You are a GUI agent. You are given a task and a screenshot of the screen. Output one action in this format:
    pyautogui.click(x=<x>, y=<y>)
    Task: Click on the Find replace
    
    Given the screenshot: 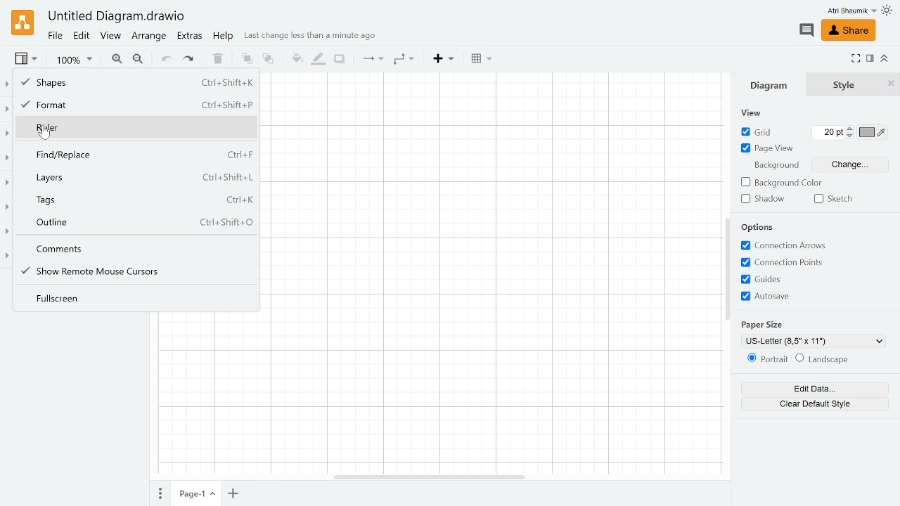 What is the action you would take?
    pyautogui.click(x=129, y=153)
    